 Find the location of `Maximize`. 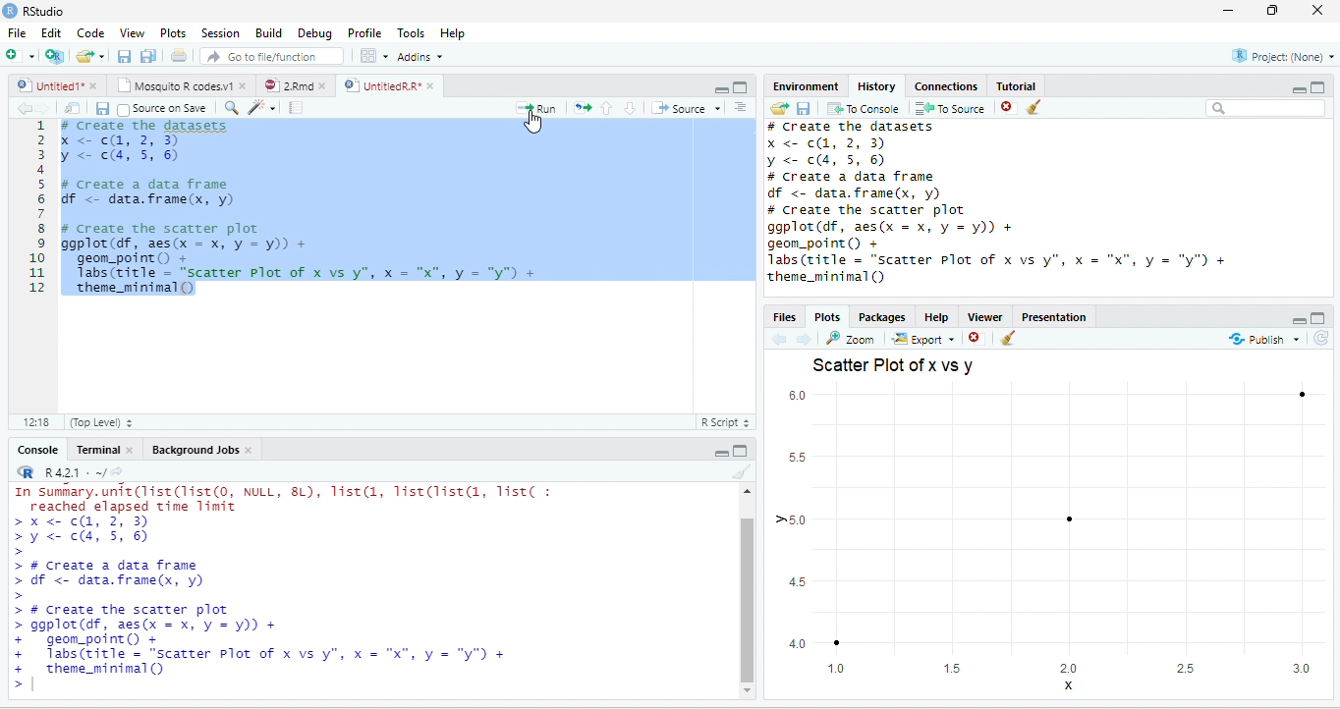

Maximize is located at coordinates (742, 87).